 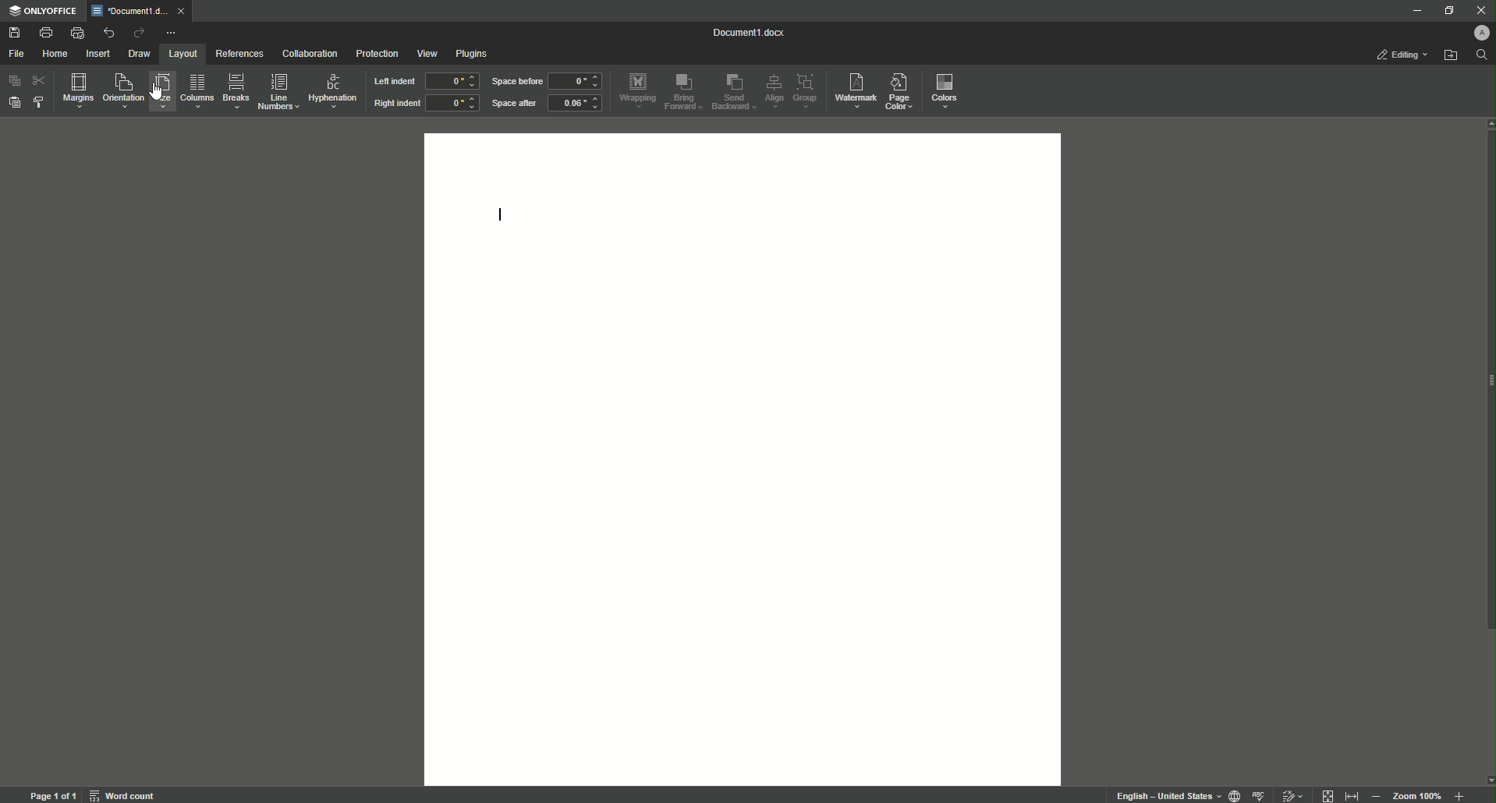 What do you see at coordinates (179, 53) in the screenshot?
I see `Layout` at bounding box center [179, 53].